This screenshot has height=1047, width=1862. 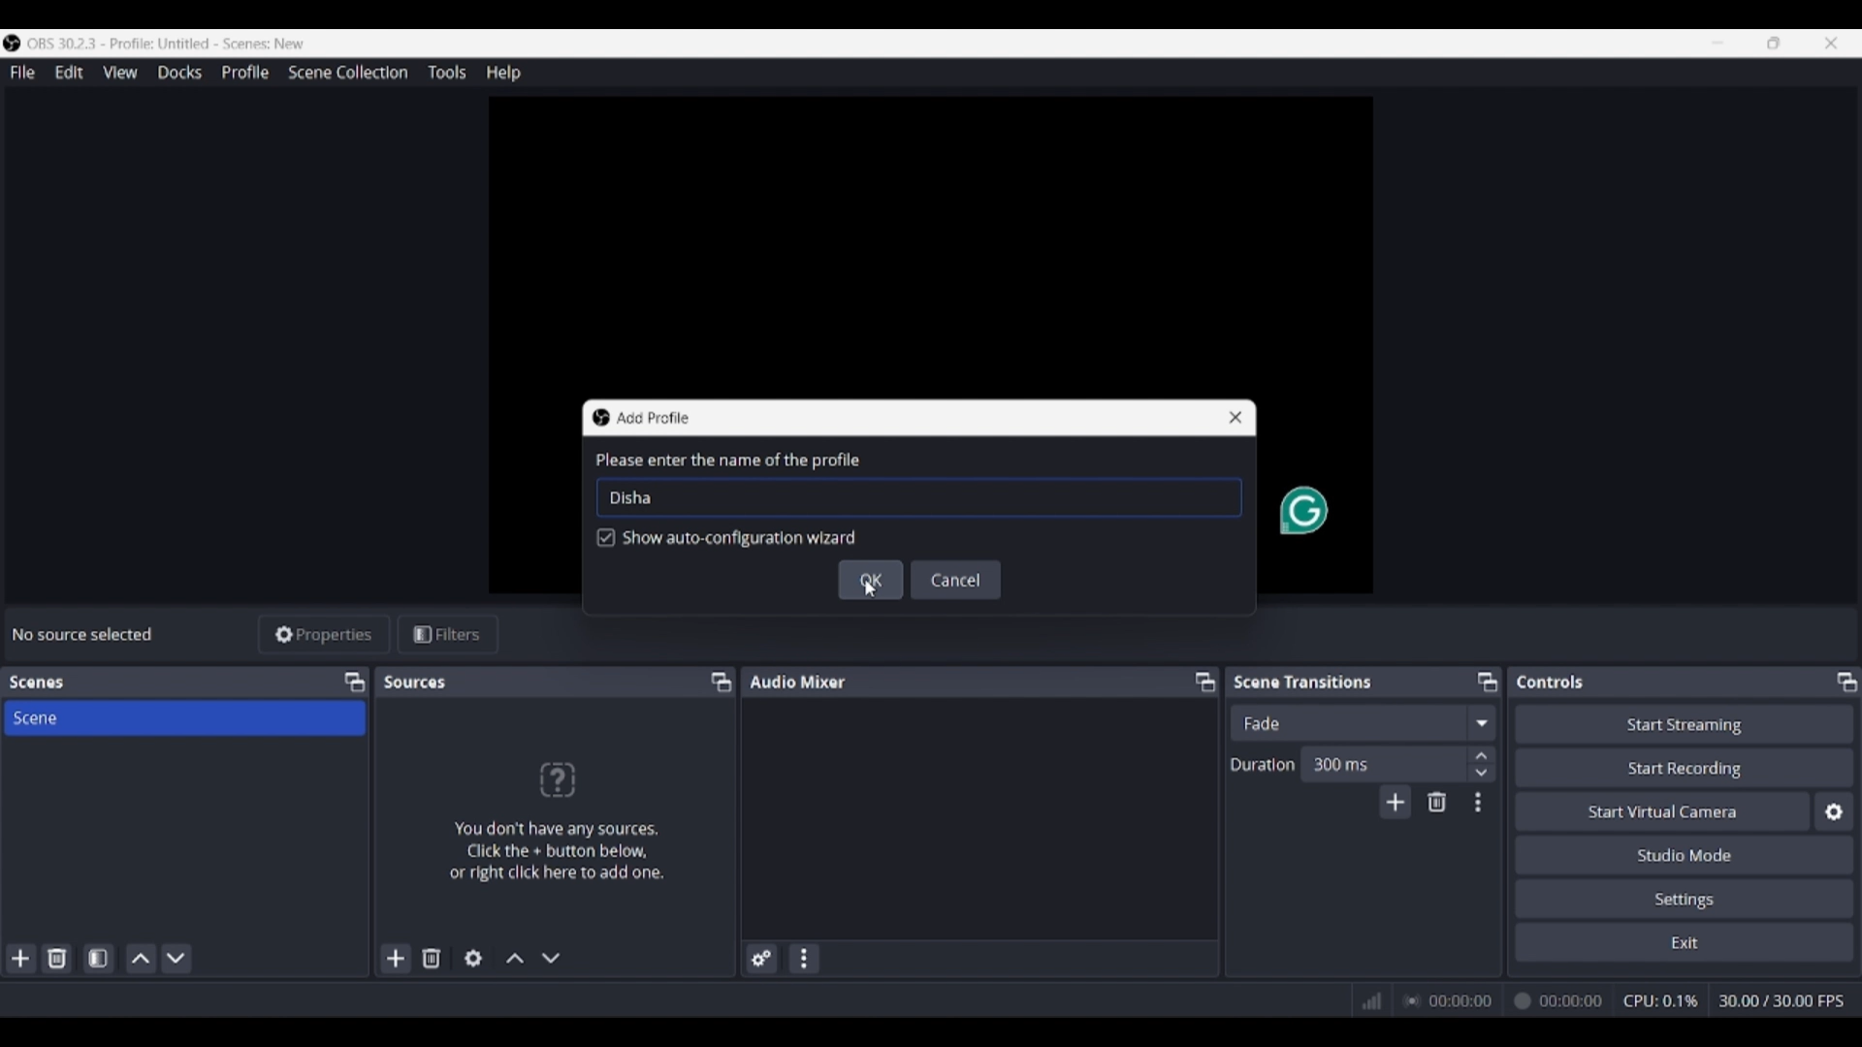 What do you see at coordinates (448, 635) in the screenshot?
I see `Filters` at bounding box center [448, 635].